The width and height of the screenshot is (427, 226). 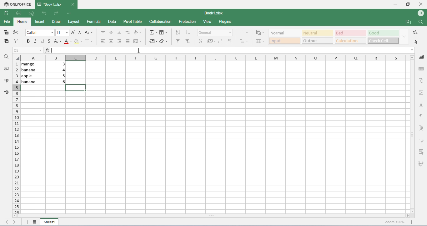 What do you see at coordinates (90, 41) in the screenshot?
I see `border` at bounding box center [90, 41].